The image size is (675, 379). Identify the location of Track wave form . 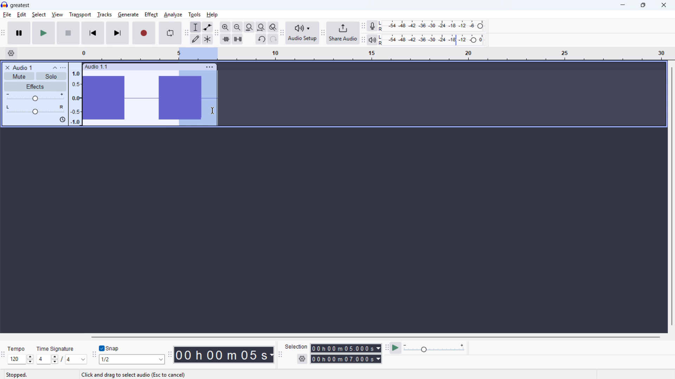
(129, 98).